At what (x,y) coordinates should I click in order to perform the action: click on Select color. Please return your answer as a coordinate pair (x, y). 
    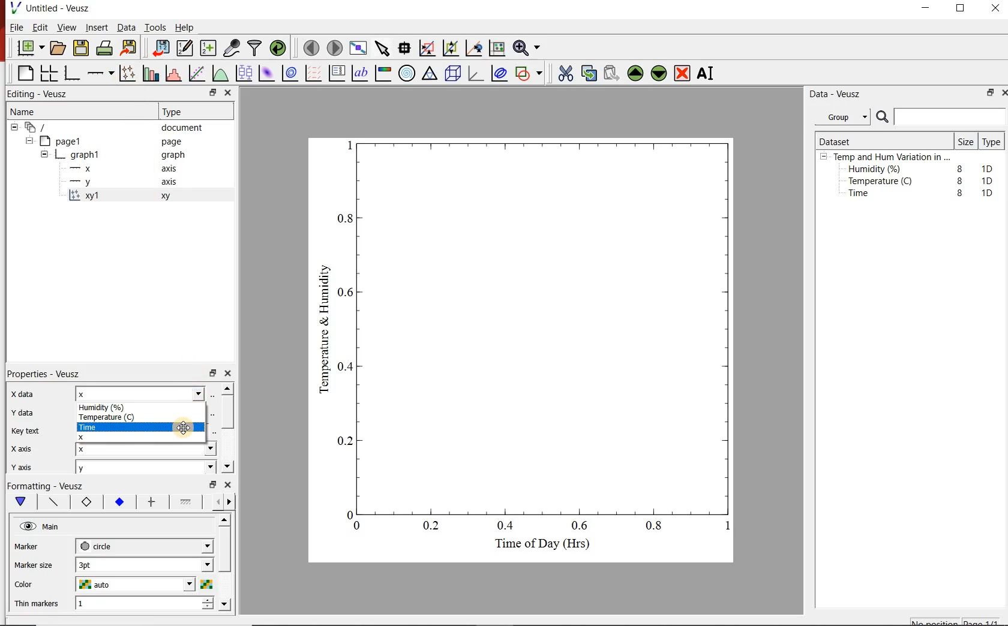
    Looking at the image, I should click on (207, 585).